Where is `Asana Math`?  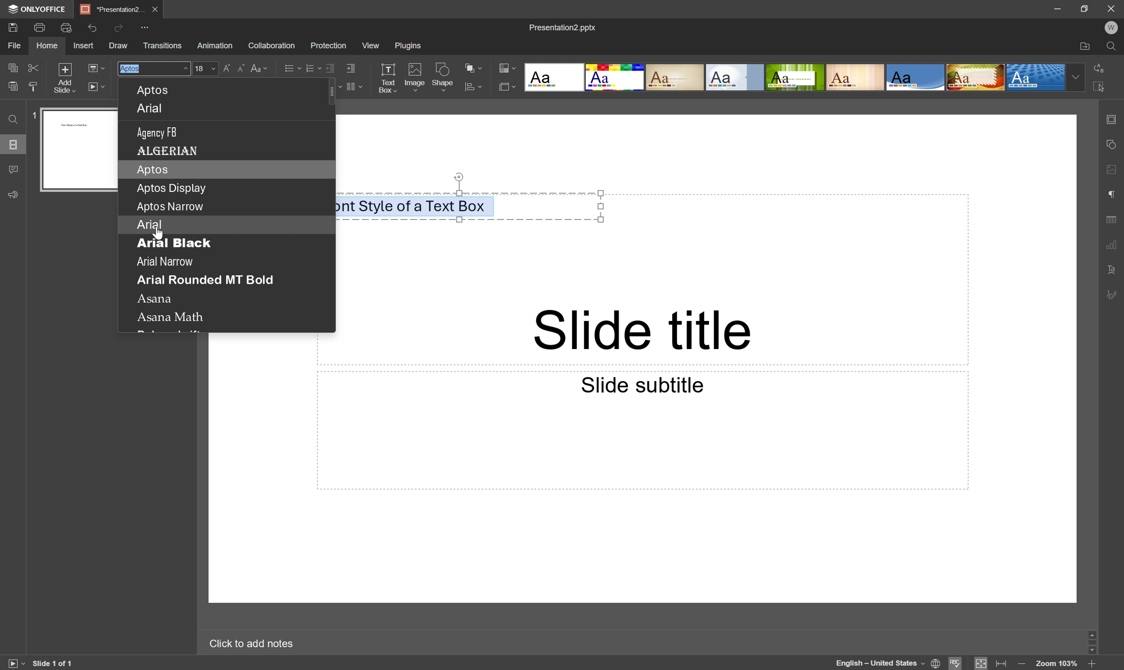
Asana Math is located at coordinates (172, 317).